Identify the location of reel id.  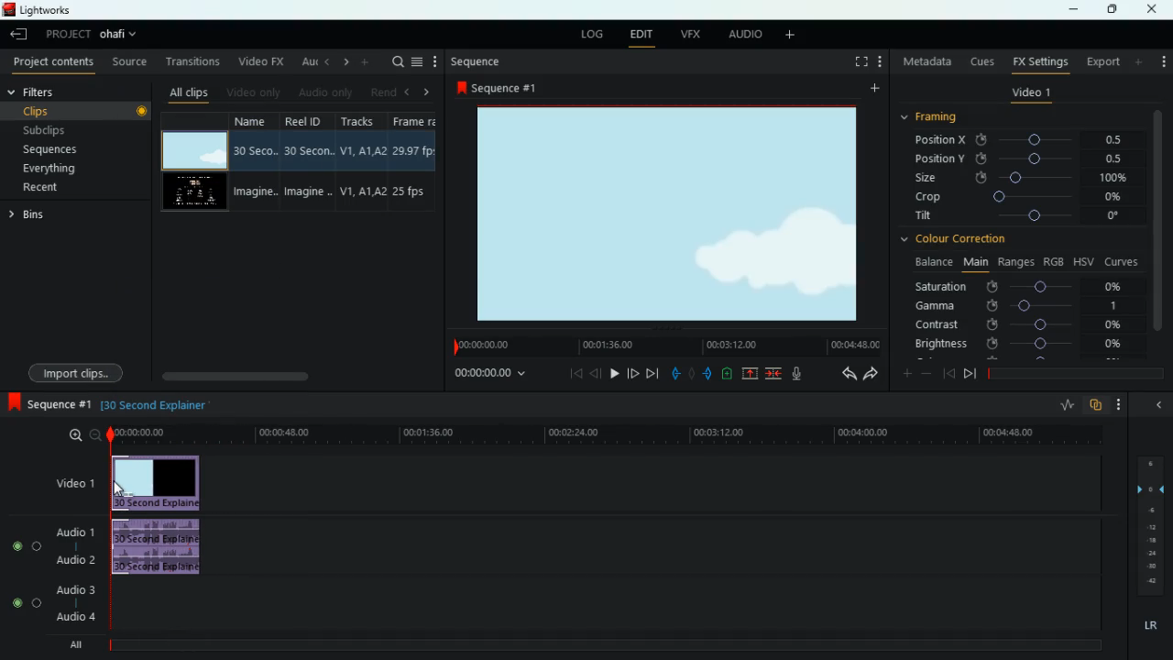
(306, 164).